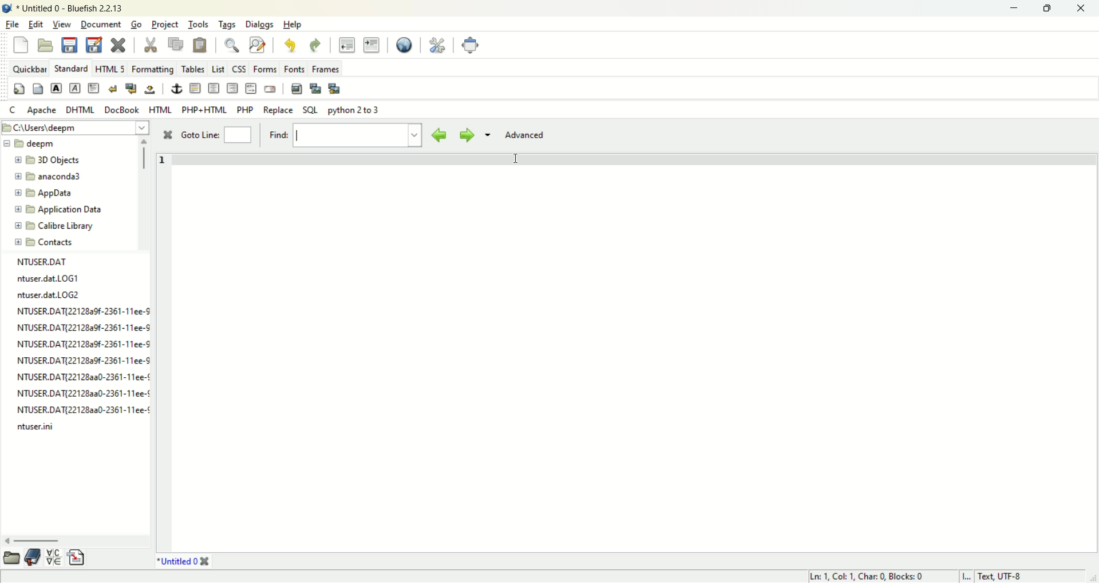 The height and width of the screenshot is (583, 1099). Describe the element at coordinates (144, 154) in the screenshot. I see `vertical scroll bar` at that location.